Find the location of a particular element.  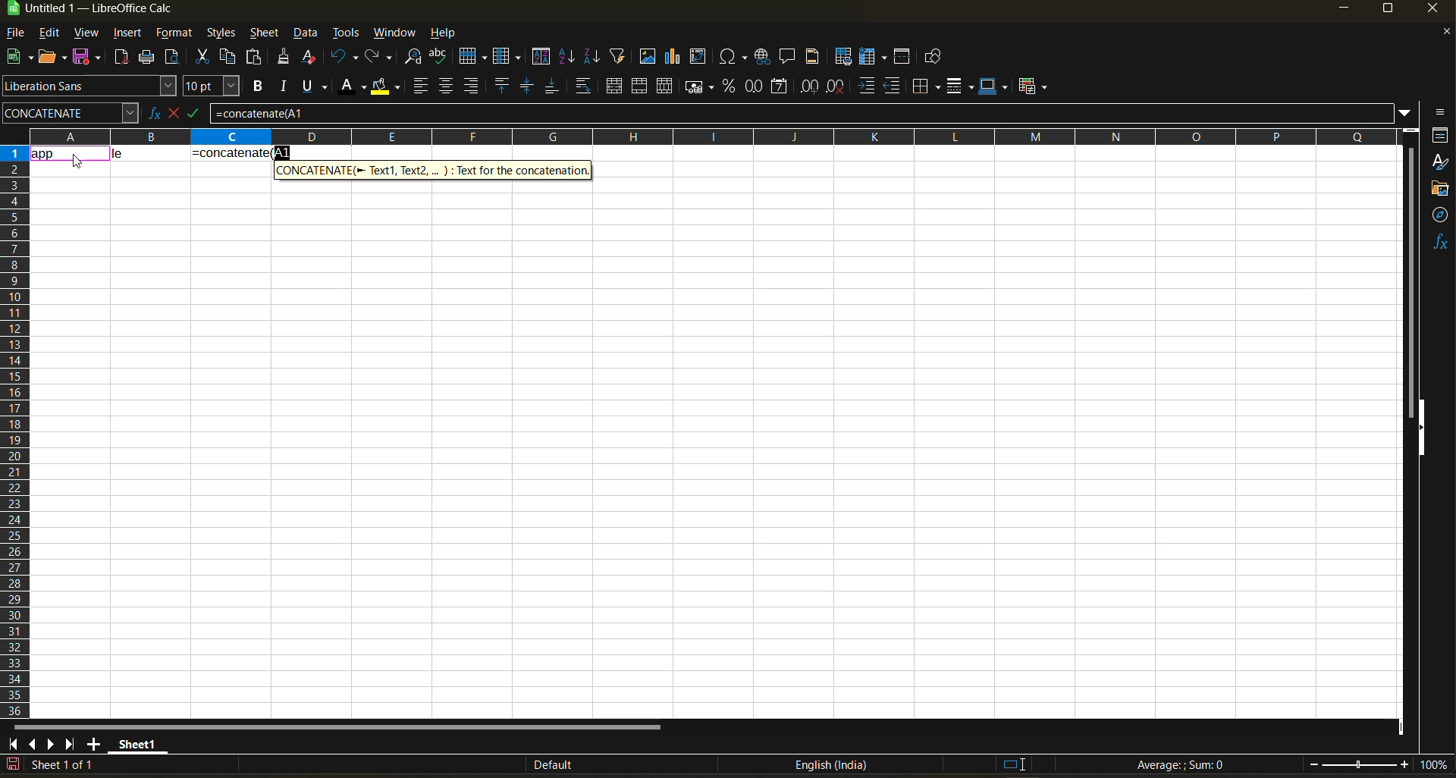

save is located at coordinates (89, 55).